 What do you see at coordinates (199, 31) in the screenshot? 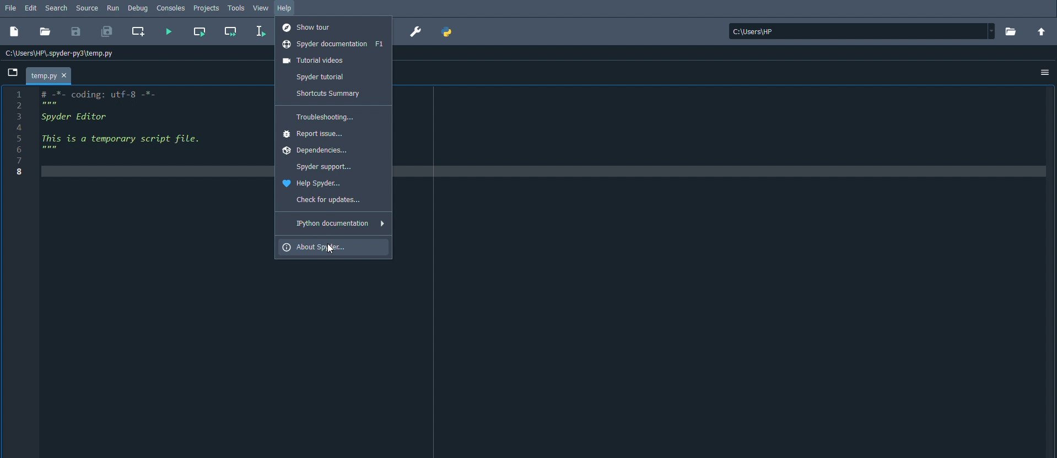
I see `Run current cell` at bounding box center [199, 31].